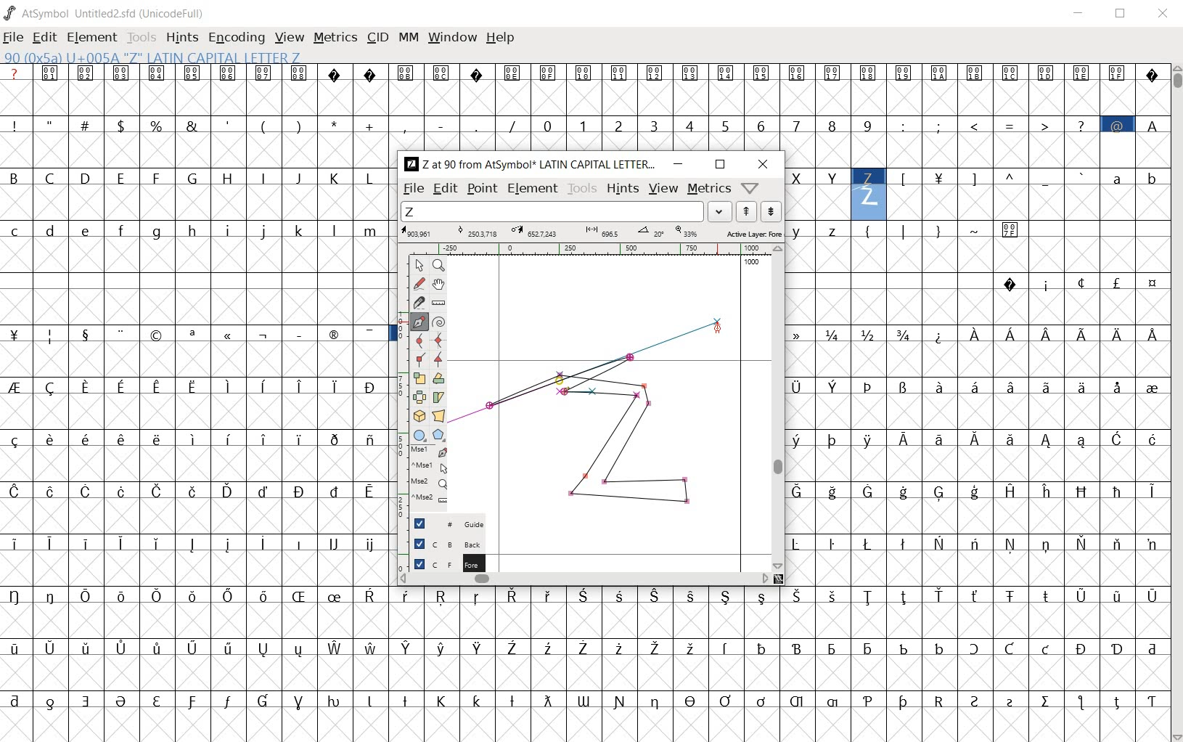 The width and height of the screenshot is (1183, 742). I want to click on Add a corner point, so click(437, 359).